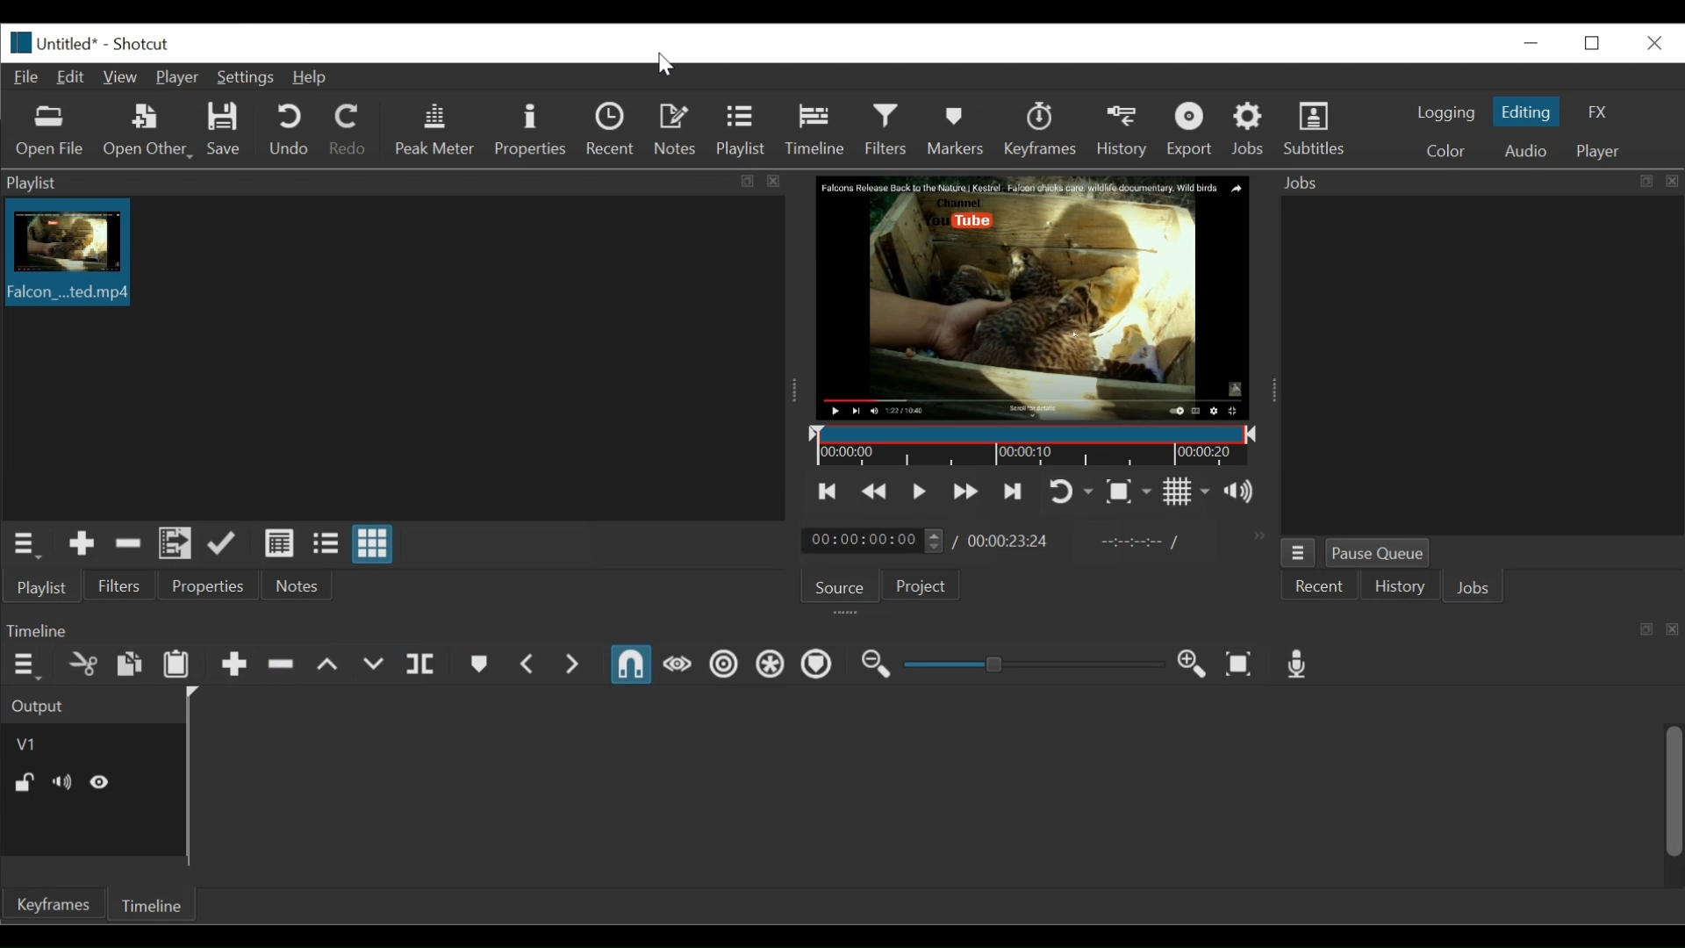  I want to click on Create/ Edit marker, so click(477, 666).